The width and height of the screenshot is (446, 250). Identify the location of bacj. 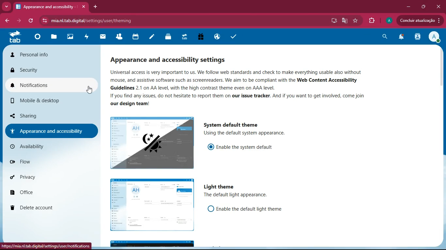
(7, 21).